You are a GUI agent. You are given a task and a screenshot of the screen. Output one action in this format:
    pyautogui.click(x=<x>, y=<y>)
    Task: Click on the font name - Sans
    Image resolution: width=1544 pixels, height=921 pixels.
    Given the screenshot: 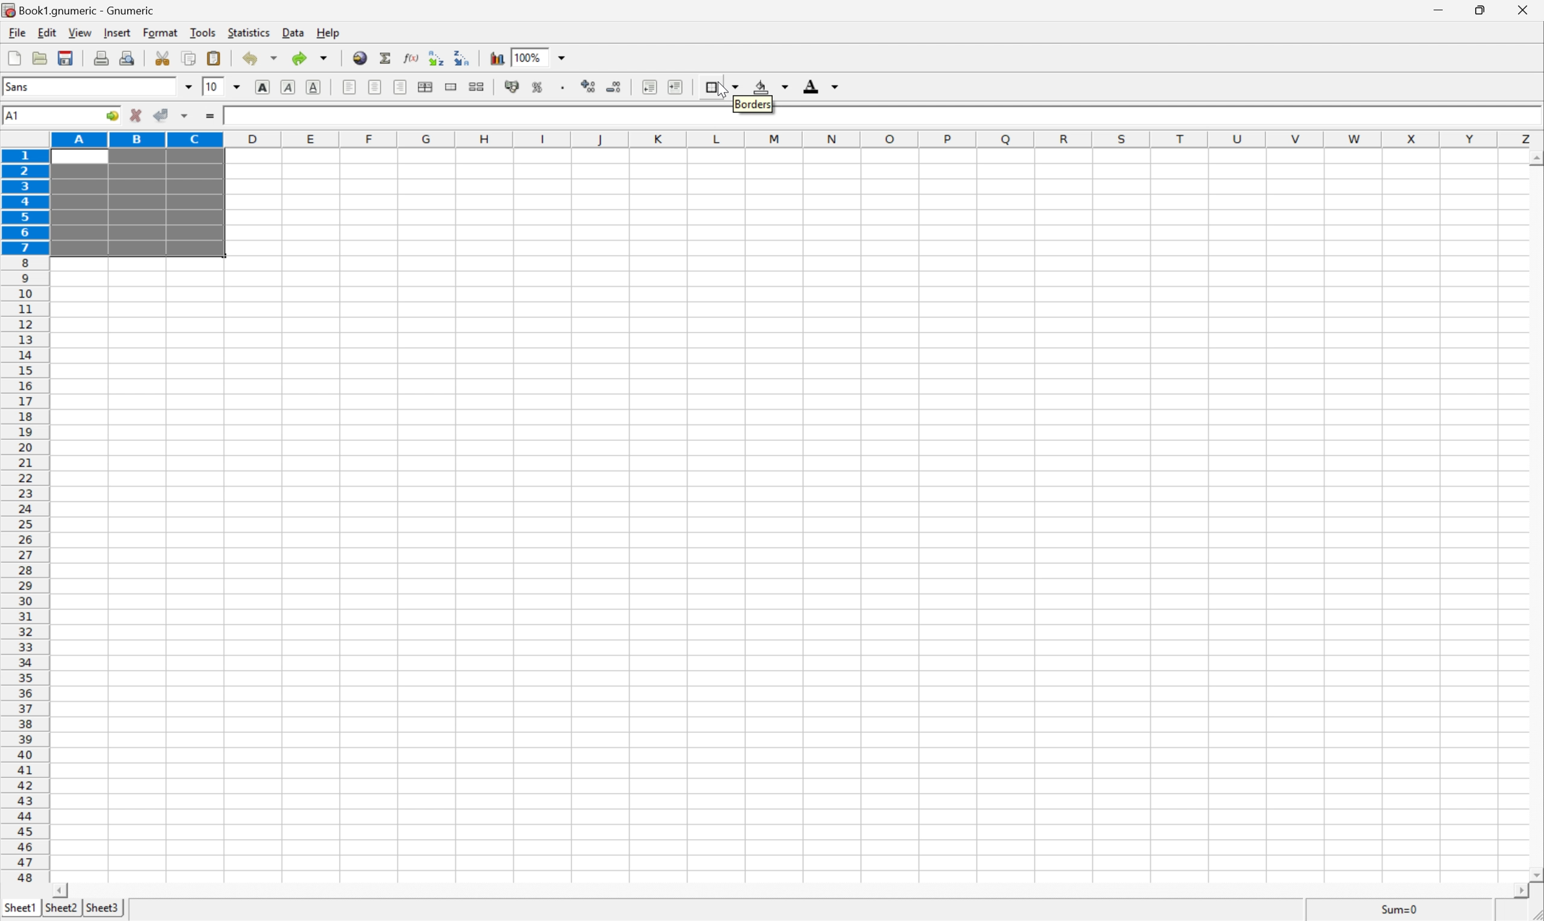 What is the action you would take?
    pyautogui.click(x=96, y=88)
    